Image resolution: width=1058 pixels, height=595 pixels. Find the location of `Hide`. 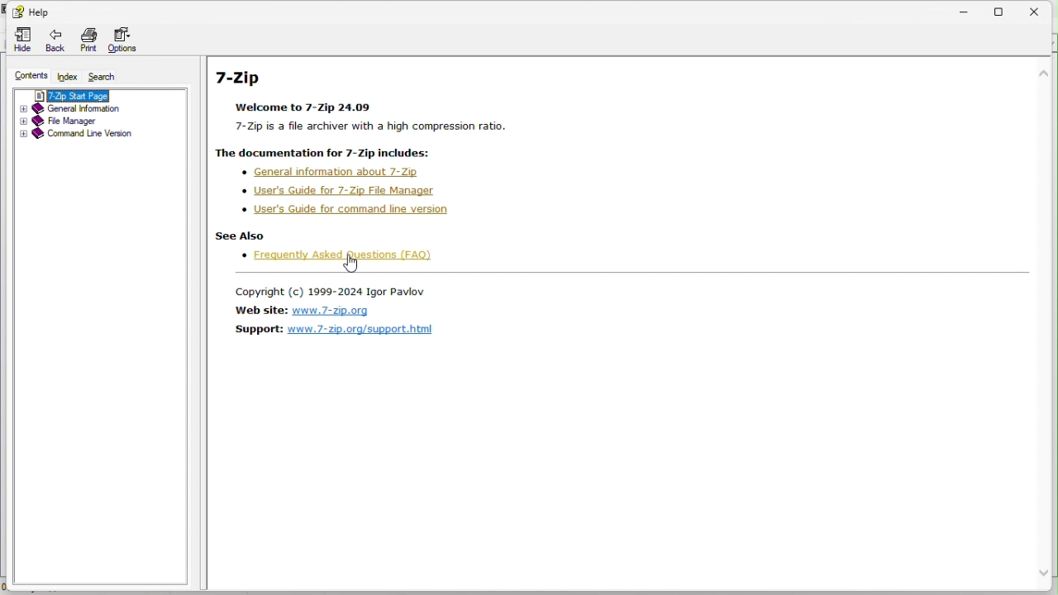

Hide is located at coordinates (16, 40).